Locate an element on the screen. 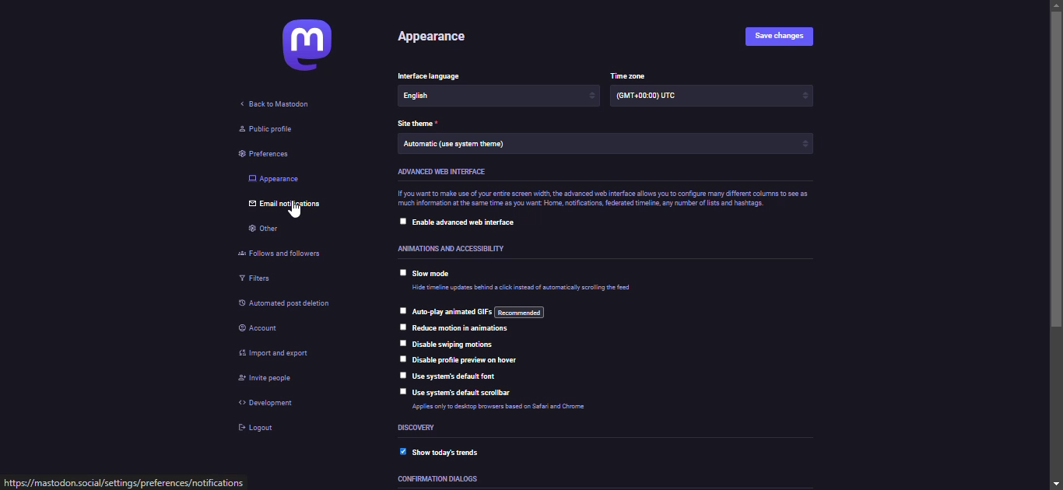  theme is located at coordinates (421, 124).